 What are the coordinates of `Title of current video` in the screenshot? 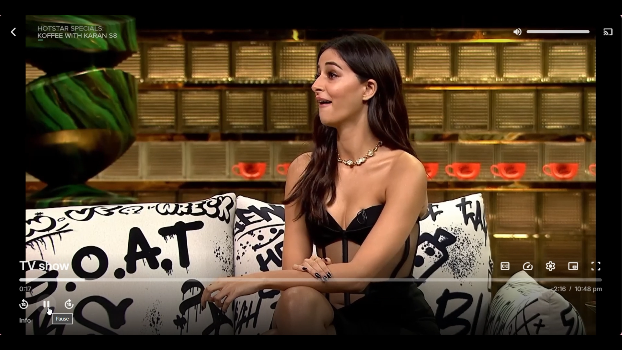 It's located at (44, 265).